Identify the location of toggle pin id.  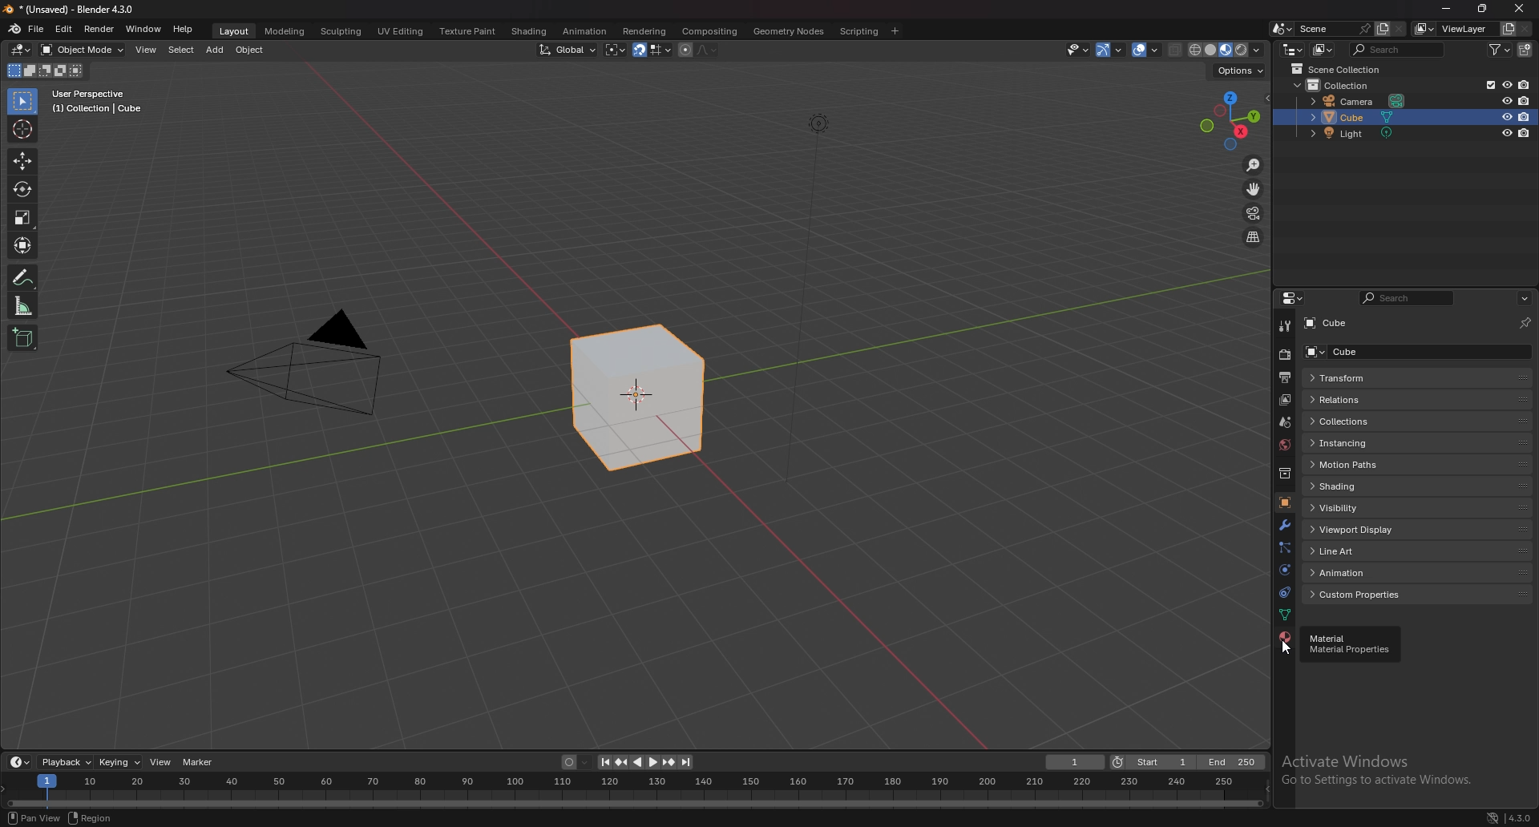
(1524, 323).